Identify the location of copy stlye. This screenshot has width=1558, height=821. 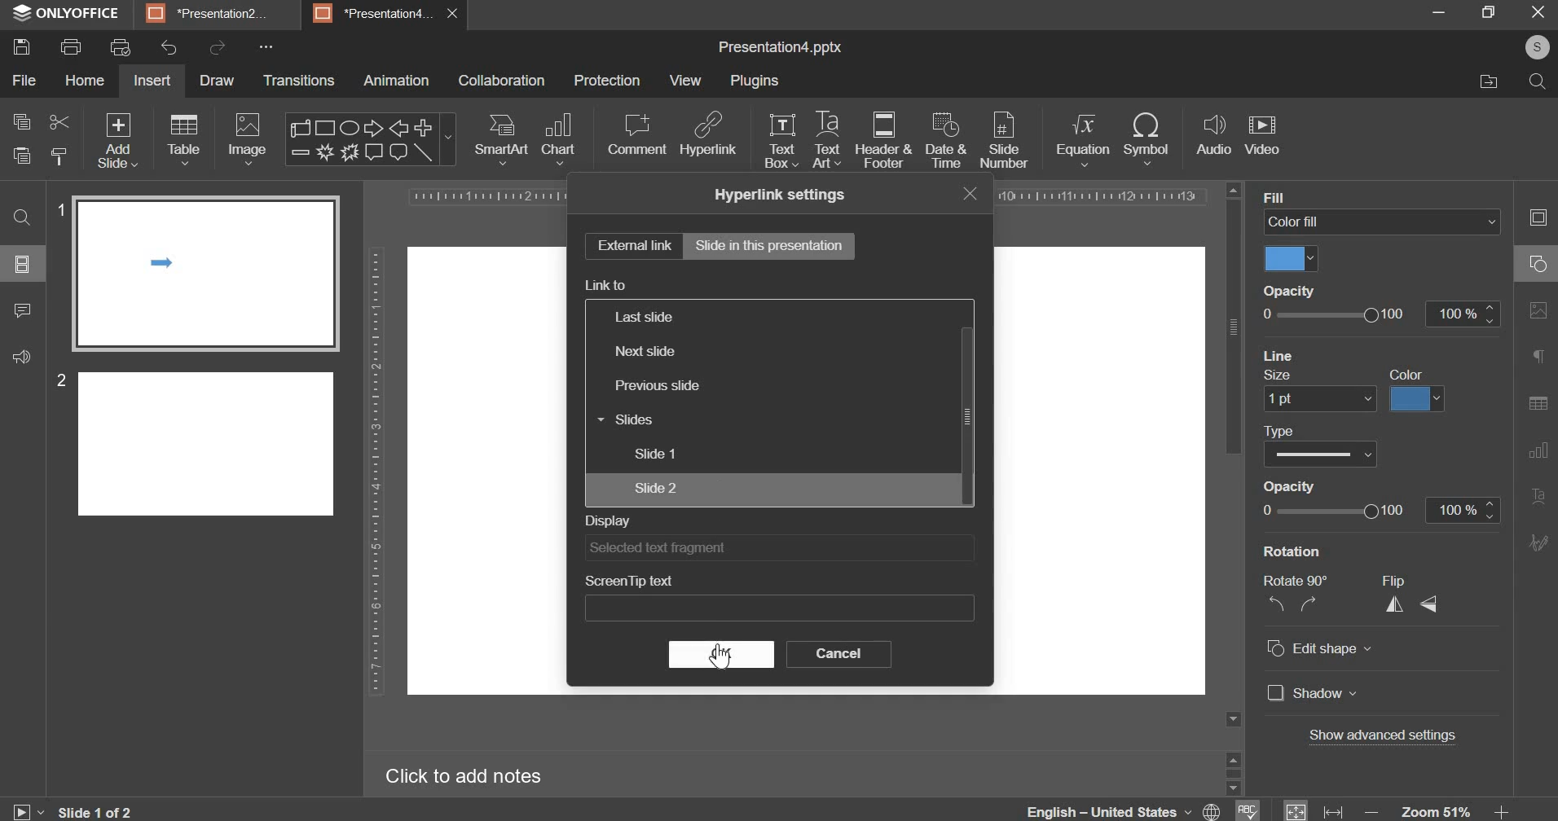
(58, 155).